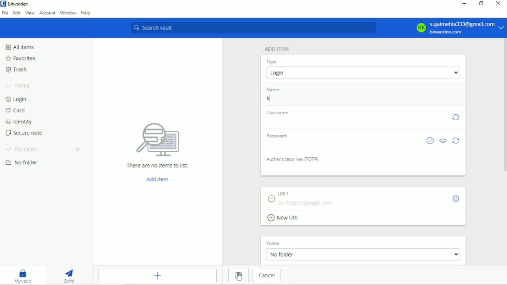  I want to click on Bitwarden, so click(19, 4).